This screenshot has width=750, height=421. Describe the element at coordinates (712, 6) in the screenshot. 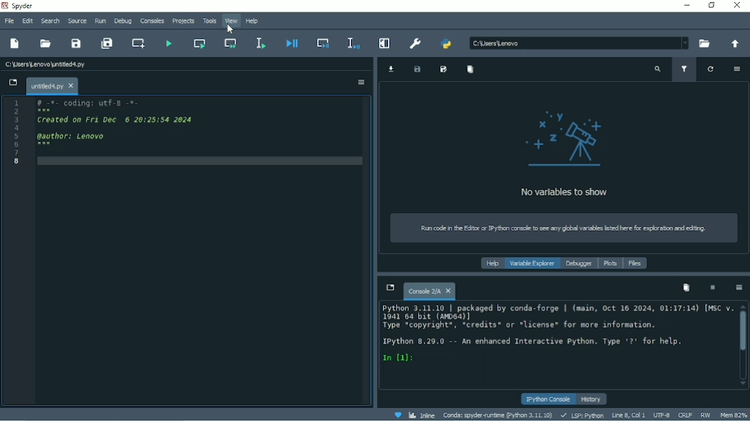

I see `Restore down` at that location.